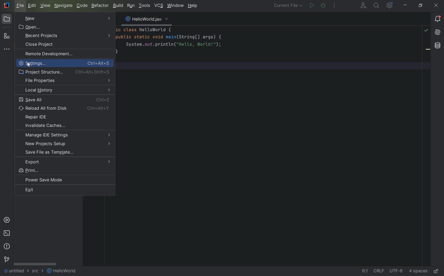 This screenshot has width=444, height=276. What do you see at coordinates (437, 33) in the screenshot?
I see `AI assistant` at bounding box center [437, 33].